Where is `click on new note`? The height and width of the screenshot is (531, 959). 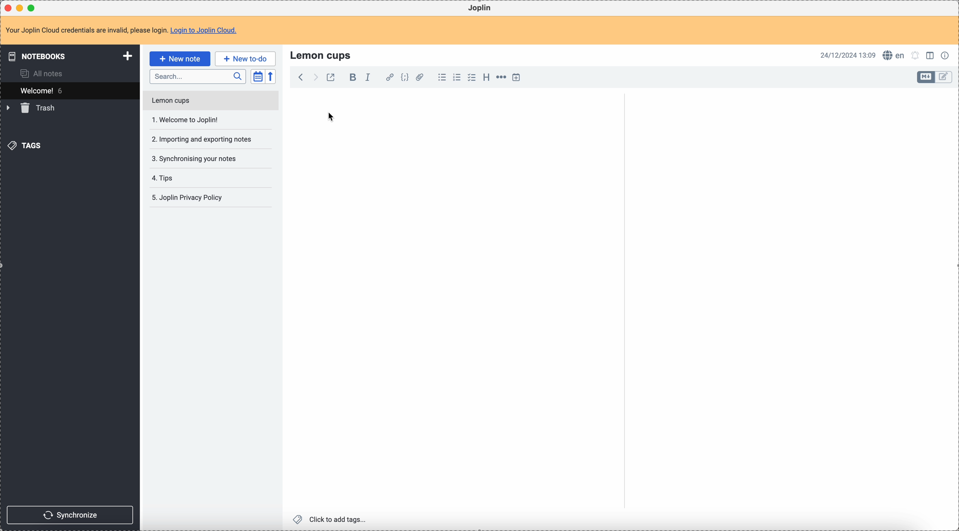 click on new note is located at coordinates (179, 58).